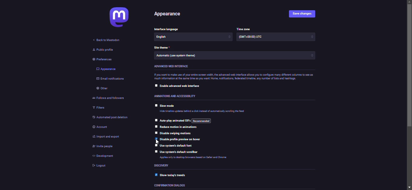  What do you see at coordinates (171, 185) in the screenshot?
I see `dialogs` at bounding box center [171, 185].